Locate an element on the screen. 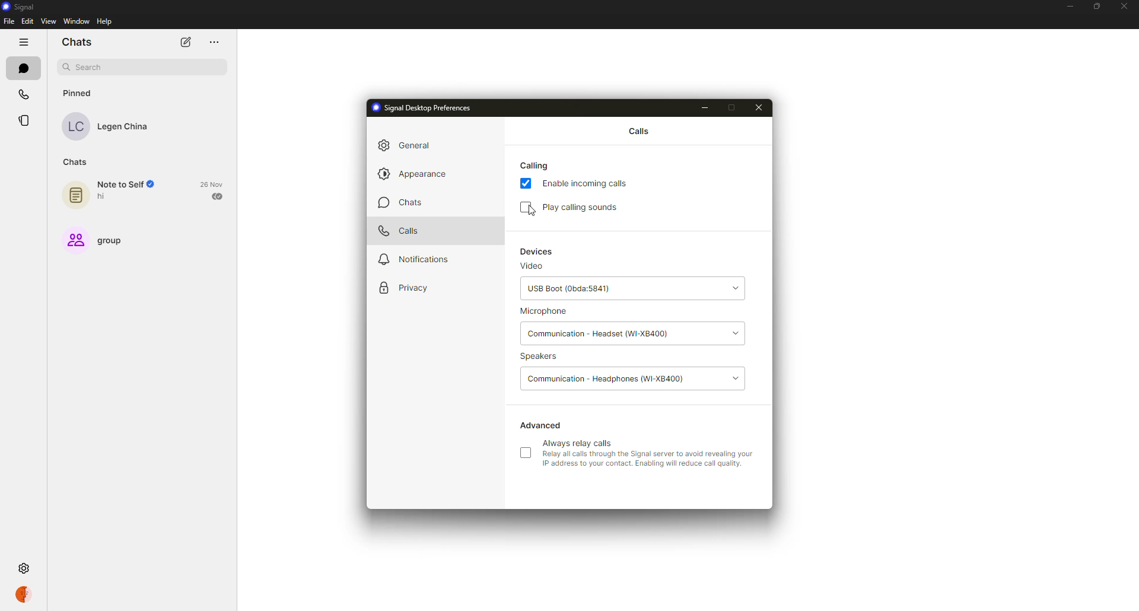  hide tabs is located at coordinates (23, 40).